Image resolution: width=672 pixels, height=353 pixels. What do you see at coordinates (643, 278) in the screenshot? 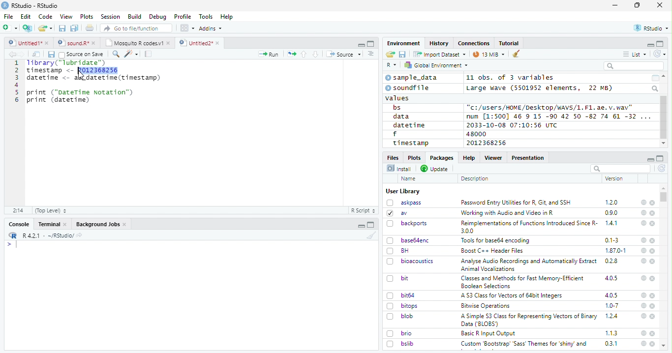
I see `help` at bounding box center [643, 278].